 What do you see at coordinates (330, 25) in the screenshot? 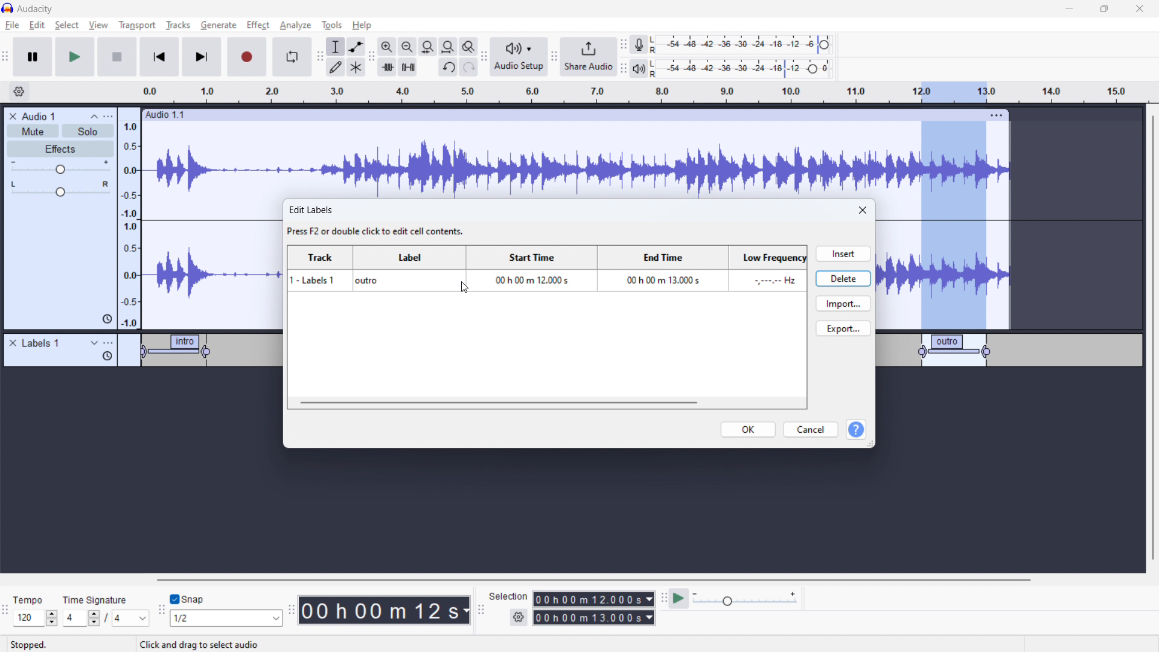
I see `tools` at bounding box center [330, 25].